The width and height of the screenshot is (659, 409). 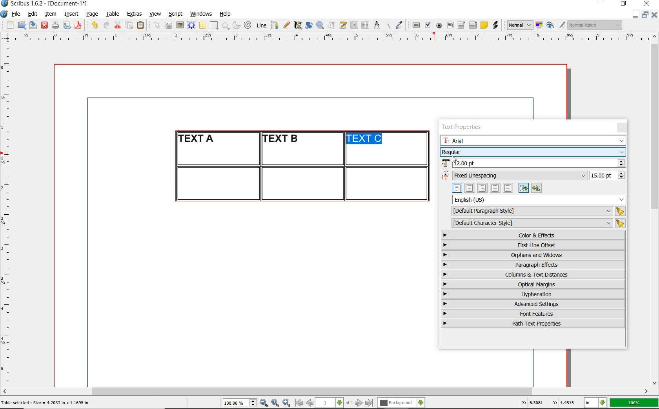 I want to click on scrollbar, so click(x=655, y=209).